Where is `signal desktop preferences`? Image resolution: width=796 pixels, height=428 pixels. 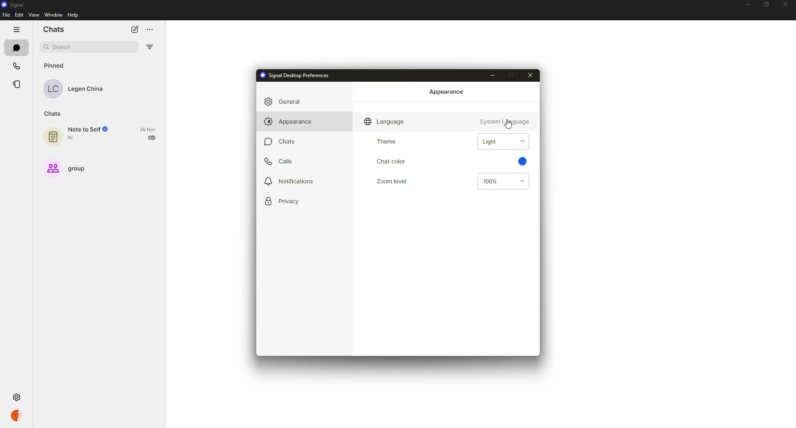 signal desktop preferences is located at coordinates (295, 75).